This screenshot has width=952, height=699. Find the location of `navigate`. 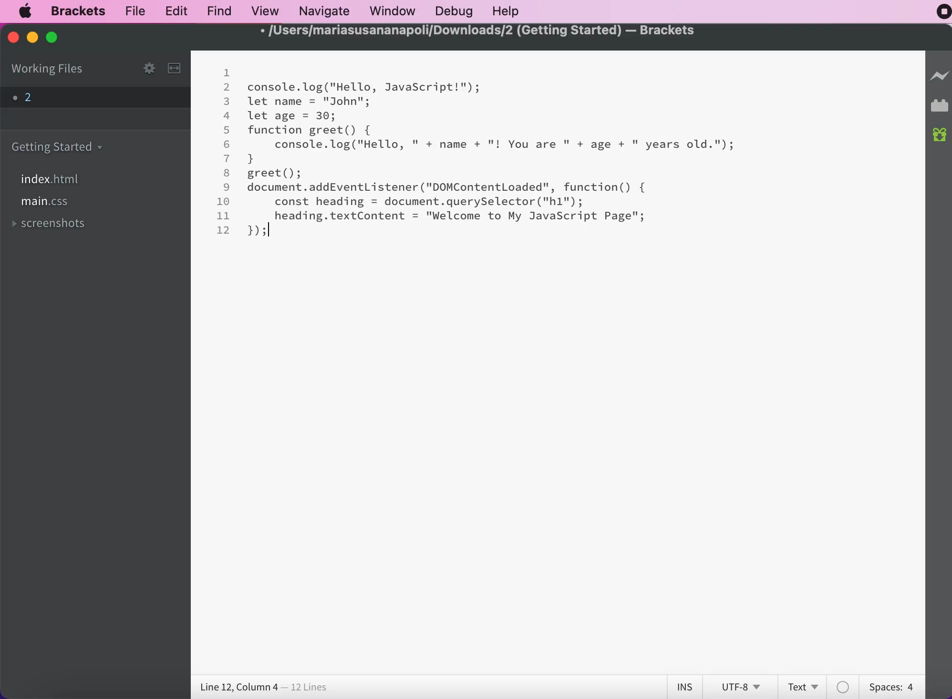

navigate is located at coordinates (322, 12).